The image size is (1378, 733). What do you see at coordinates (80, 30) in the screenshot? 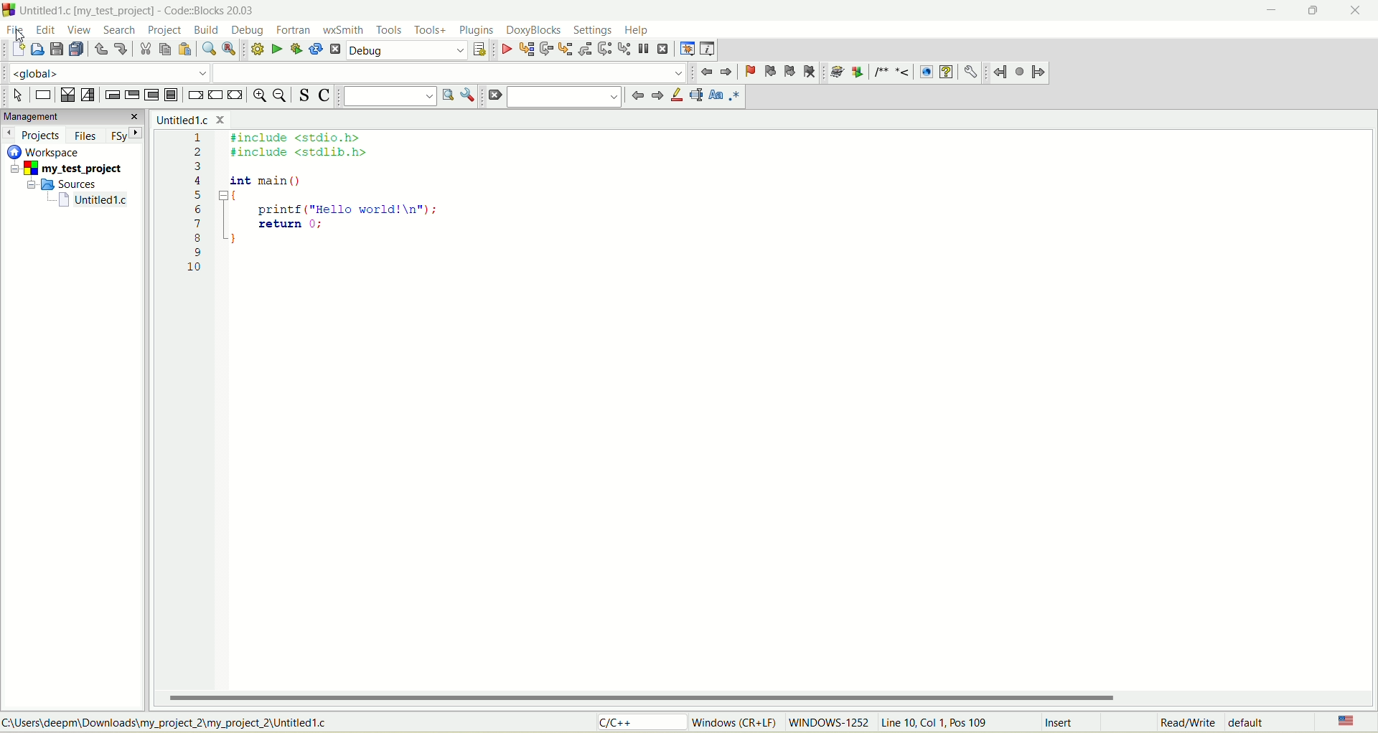
I see `view` at bounding box center [80, 30].